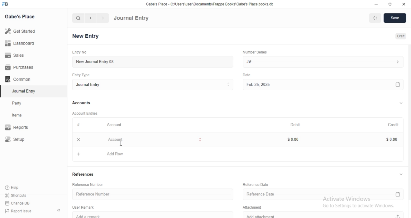 Image resolution: width=411 pixels, height=218 pixels. What do you see at coordinates (82, 103) in the screenshot?
I see `Accounts` at bounding box center [82, 103].